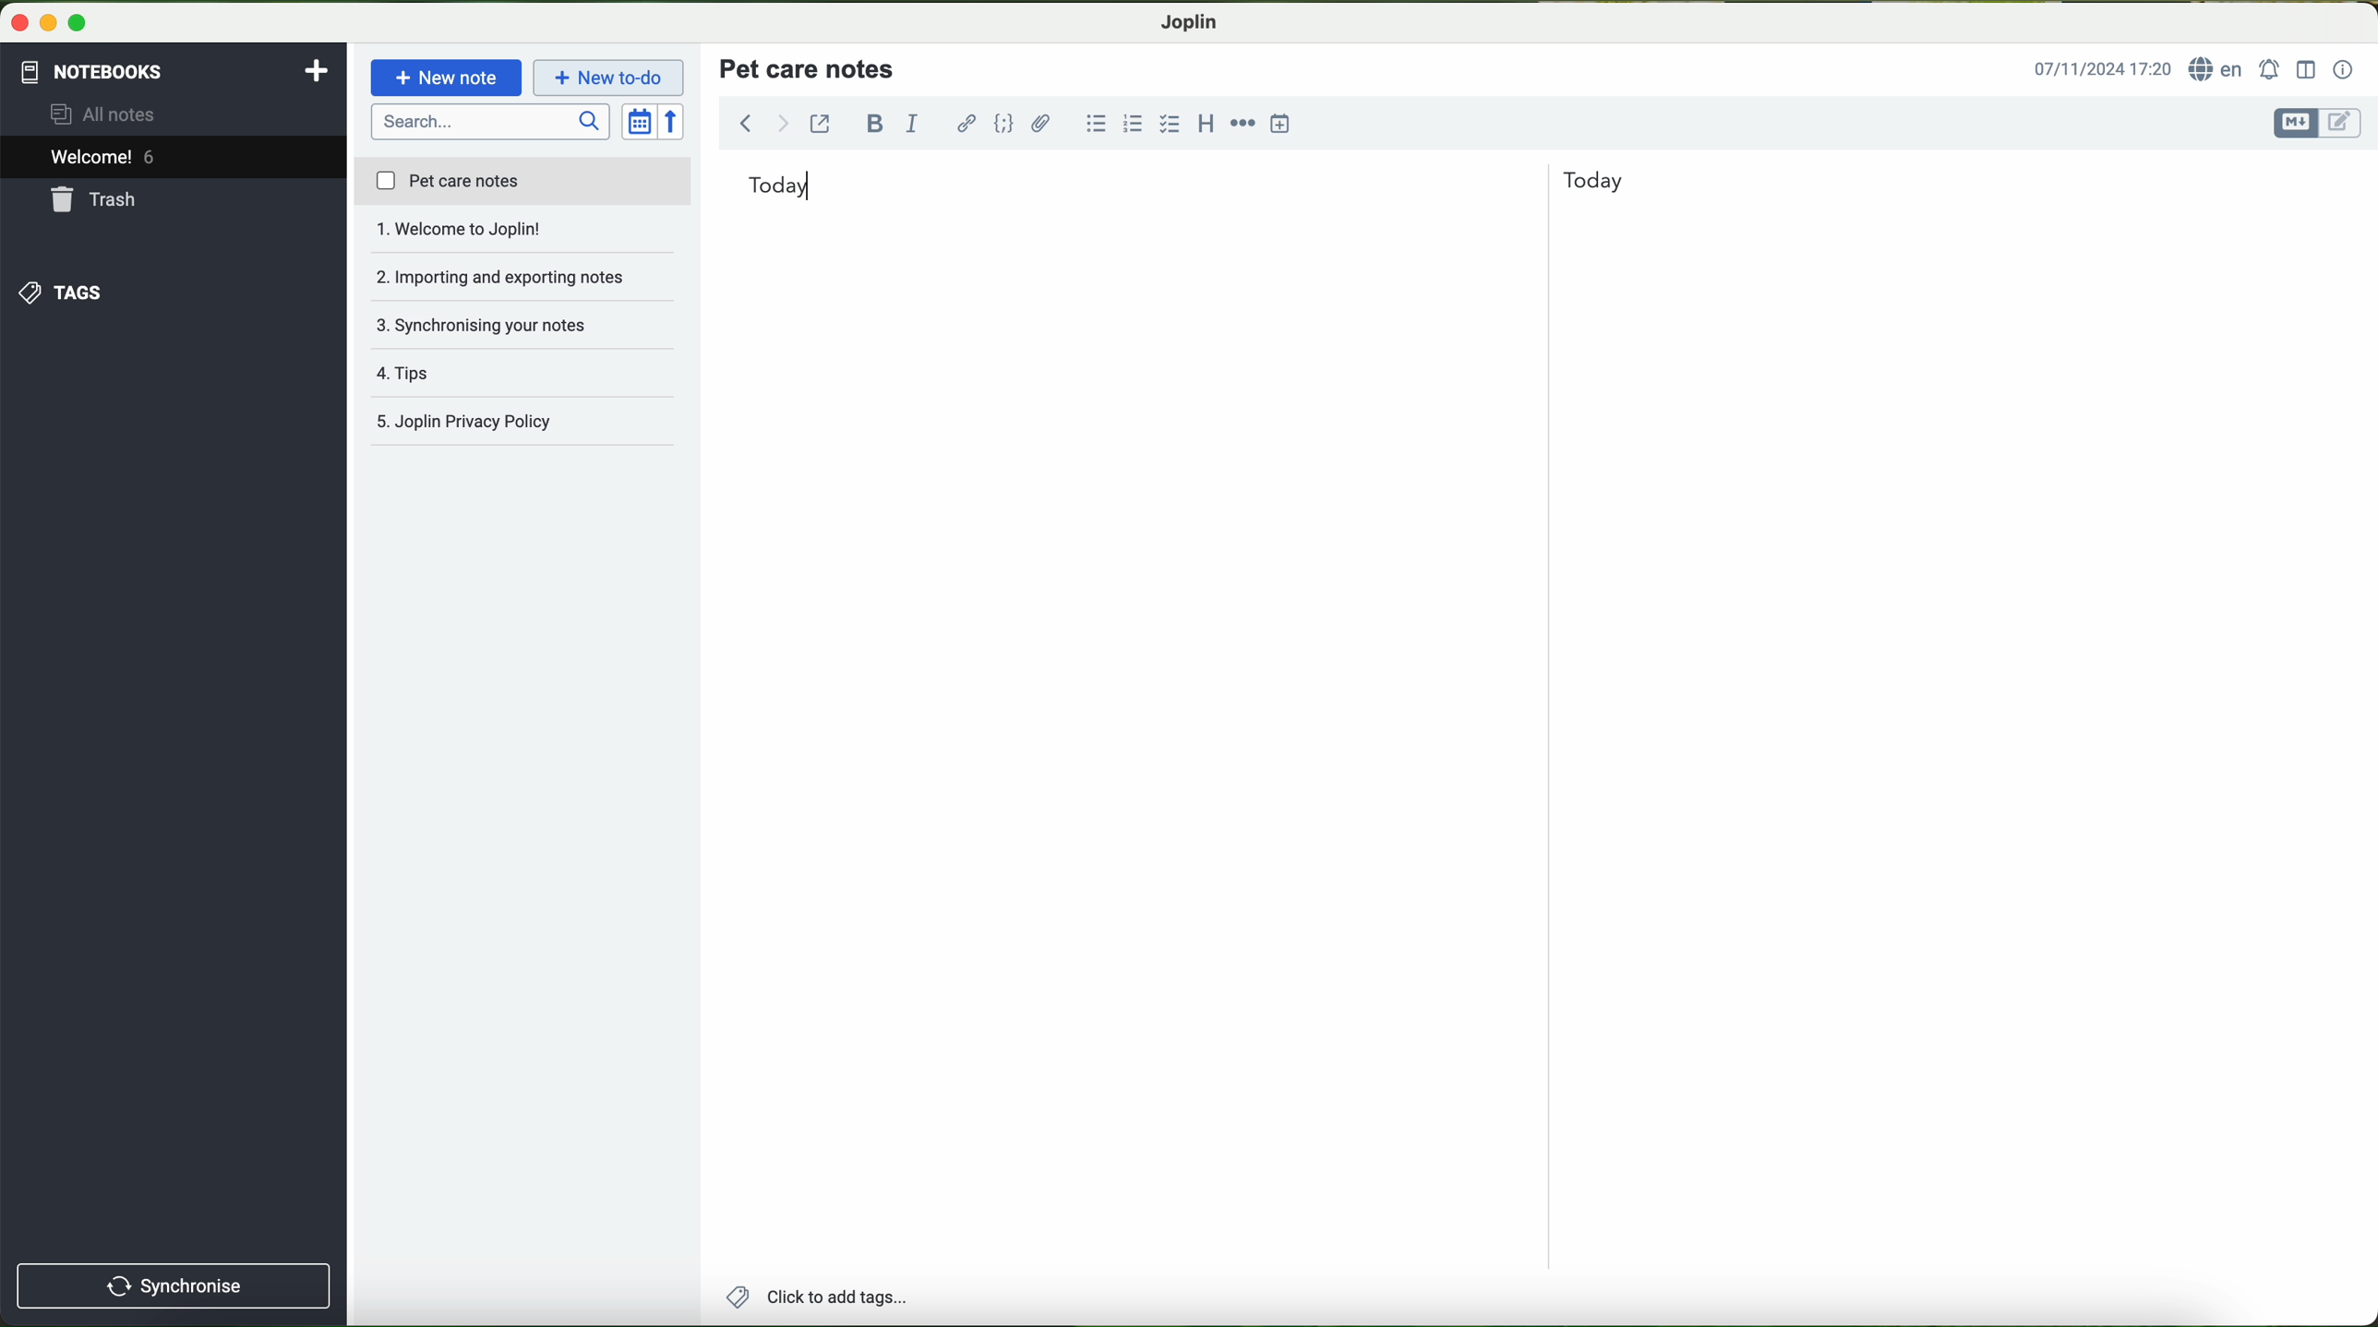 The width and height of the screenshot is (2378, 1327). I want to click on toggle editors, so click(2315, 124).